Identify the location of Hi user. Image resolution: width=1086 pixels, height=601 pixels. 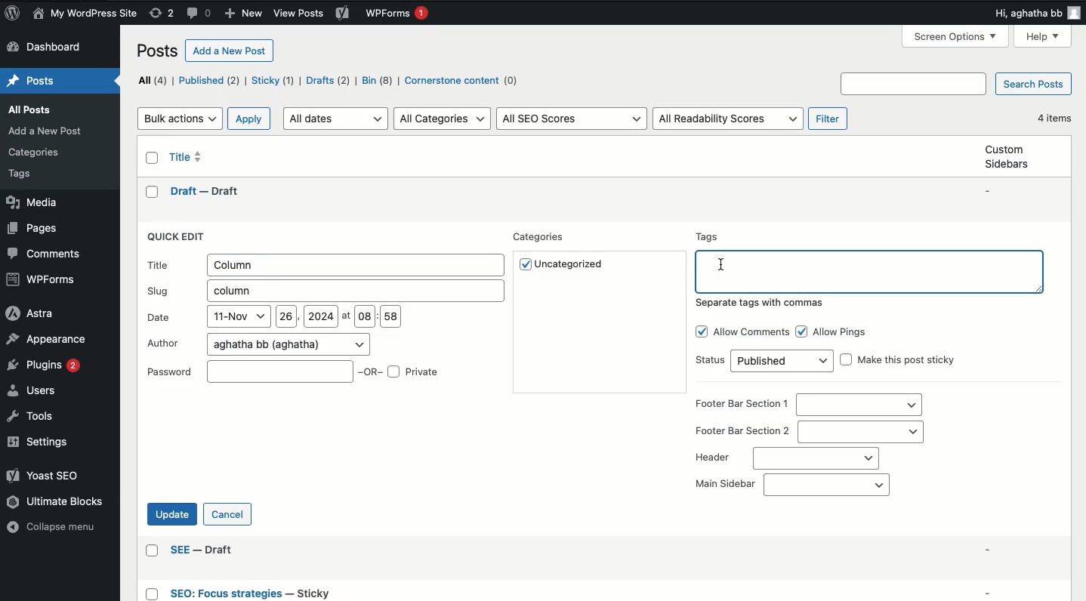
(1037, 13).